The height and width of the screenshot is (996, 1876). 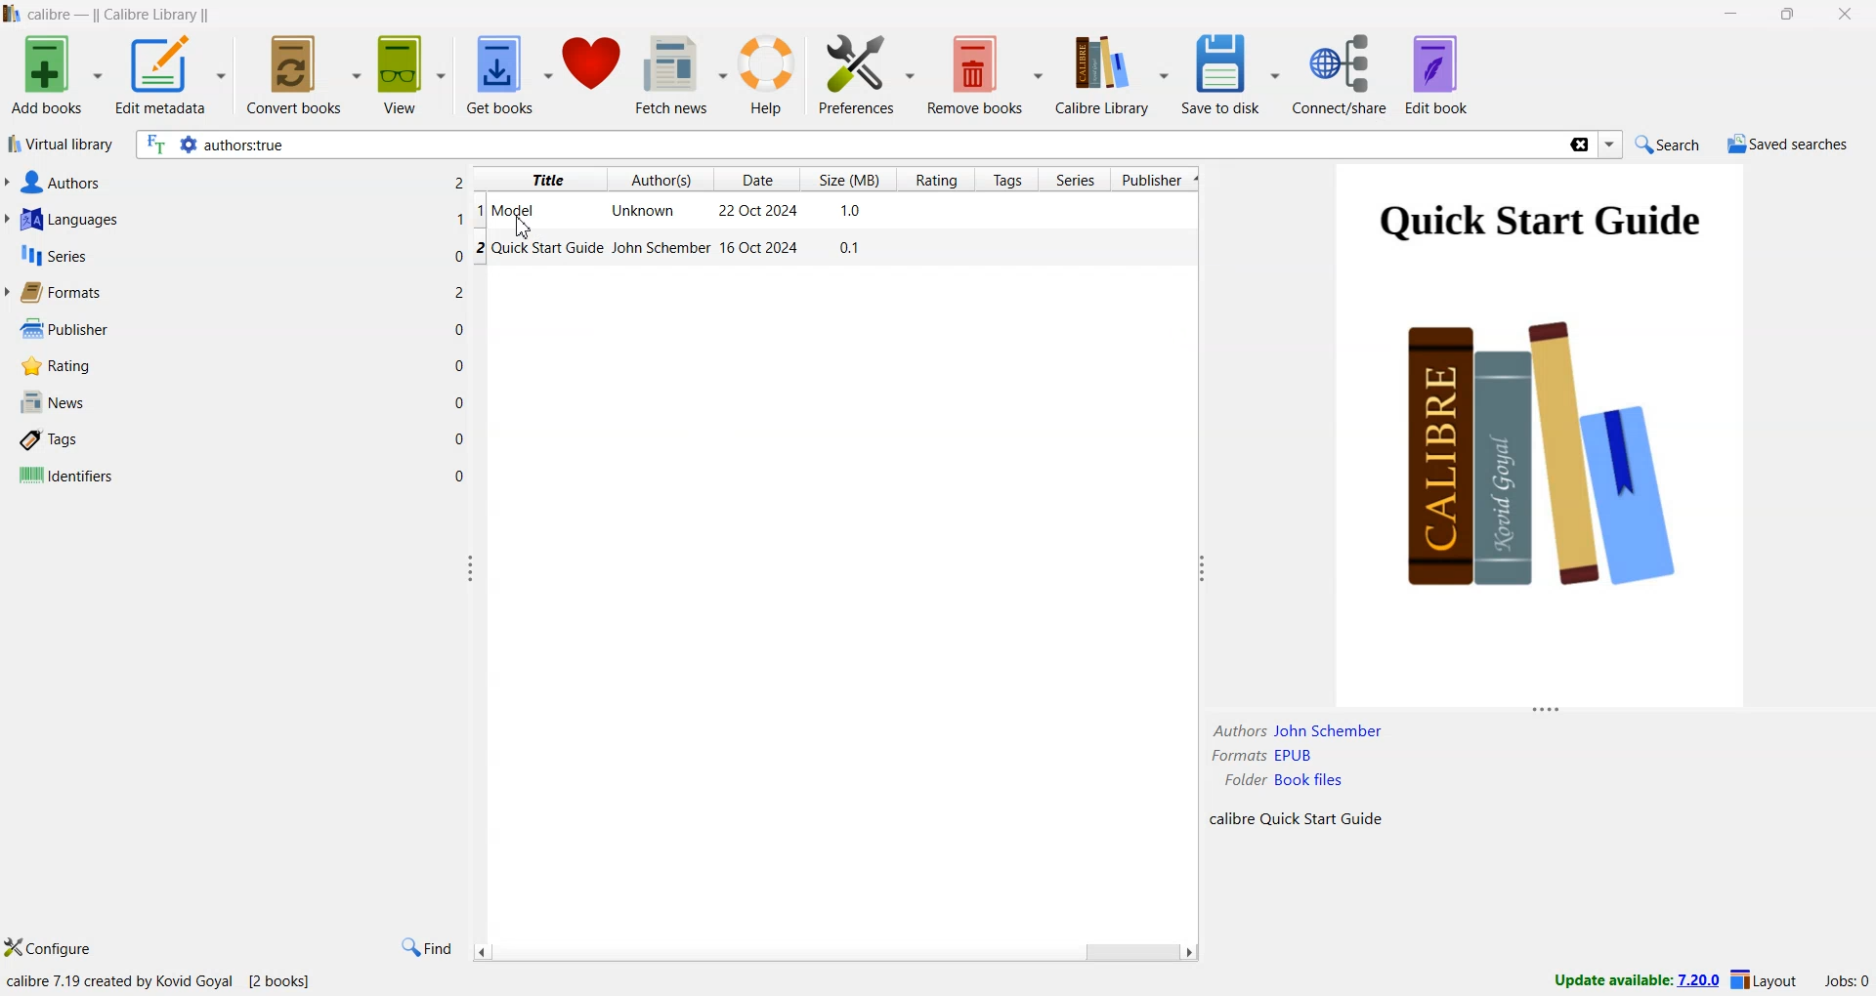 I want to click on authors, so click(x=663, y=180).